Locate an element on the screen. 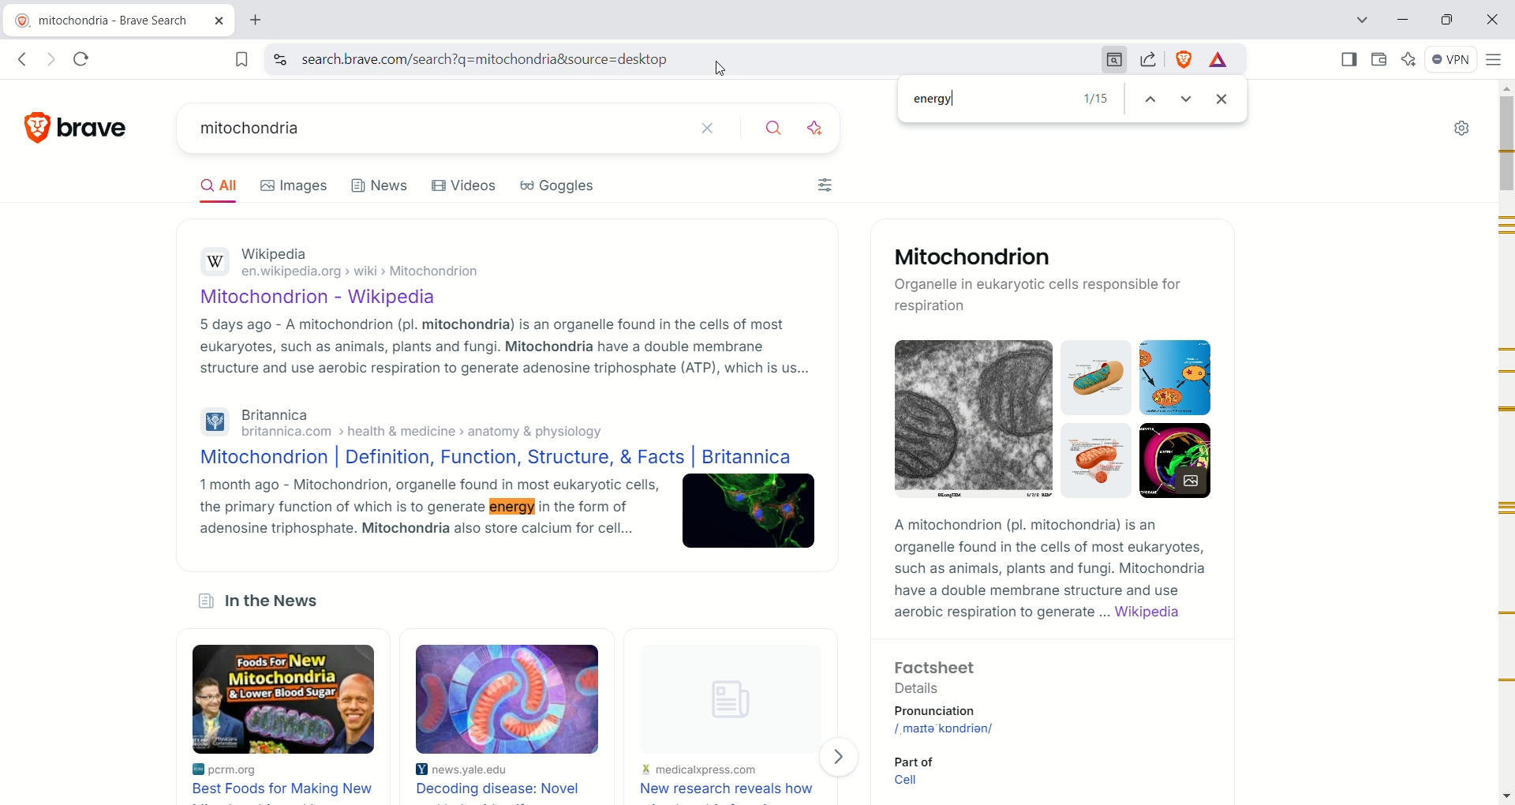 This screenshot has width=1515, height=805. Image is located at coordinates (1099, 460).